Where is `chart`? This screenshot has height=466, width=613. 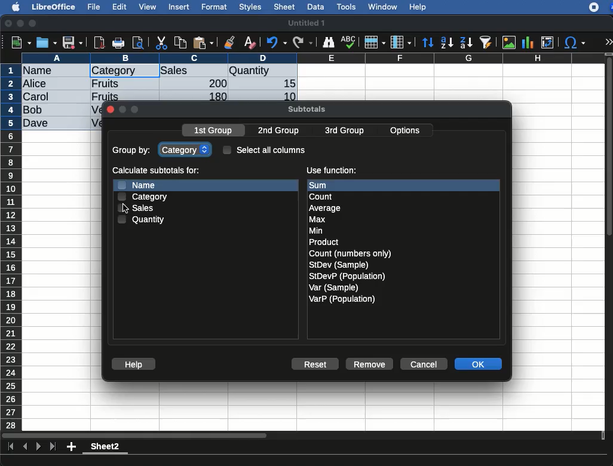
chart is located at coordinates (528, 42).